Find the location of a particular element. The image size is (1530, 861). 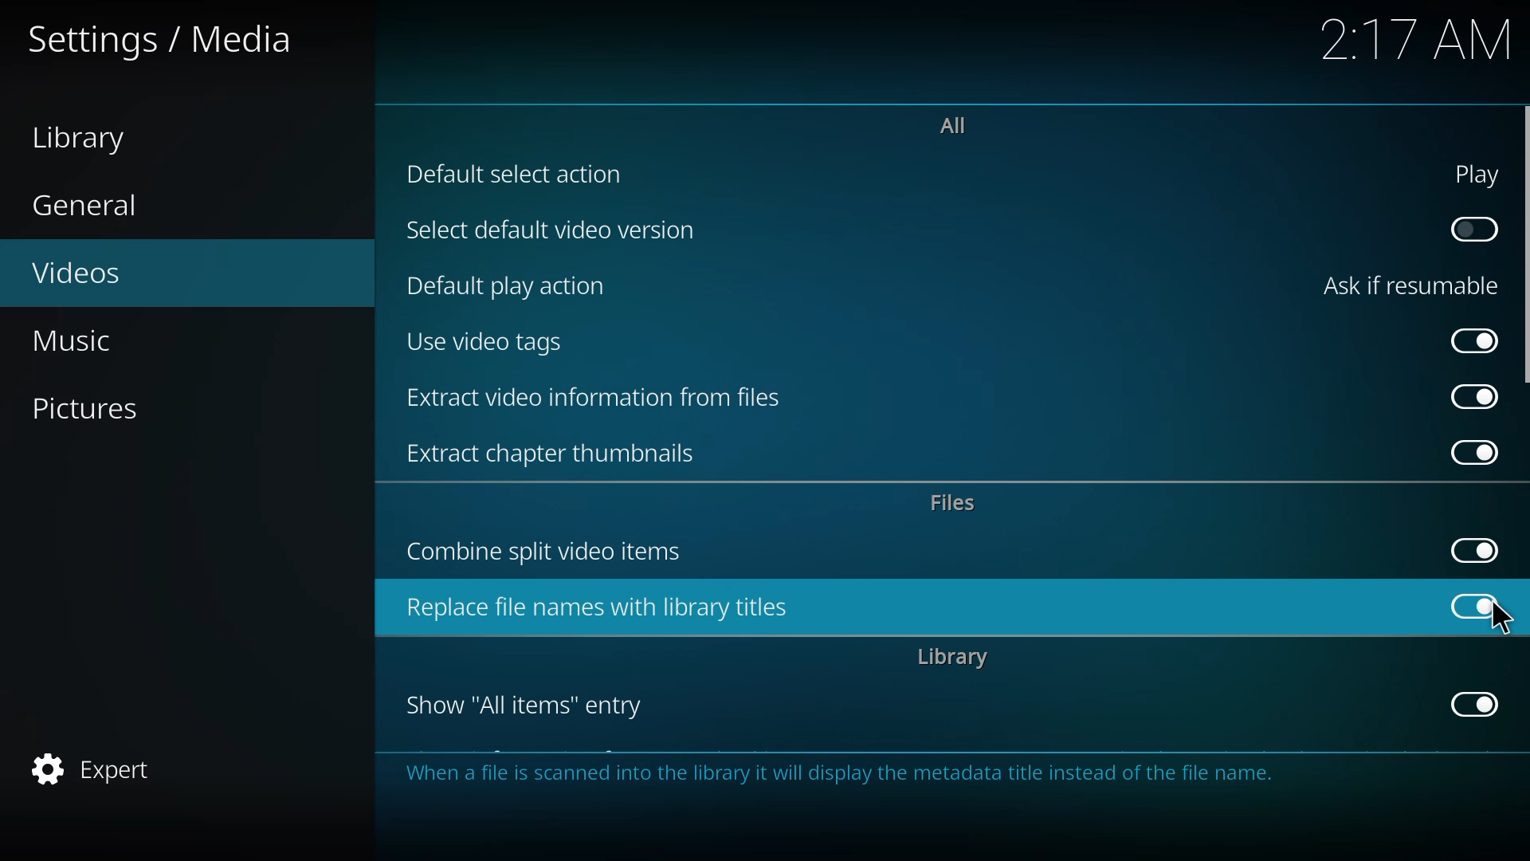

default selection is located at coordinates (524, 174).